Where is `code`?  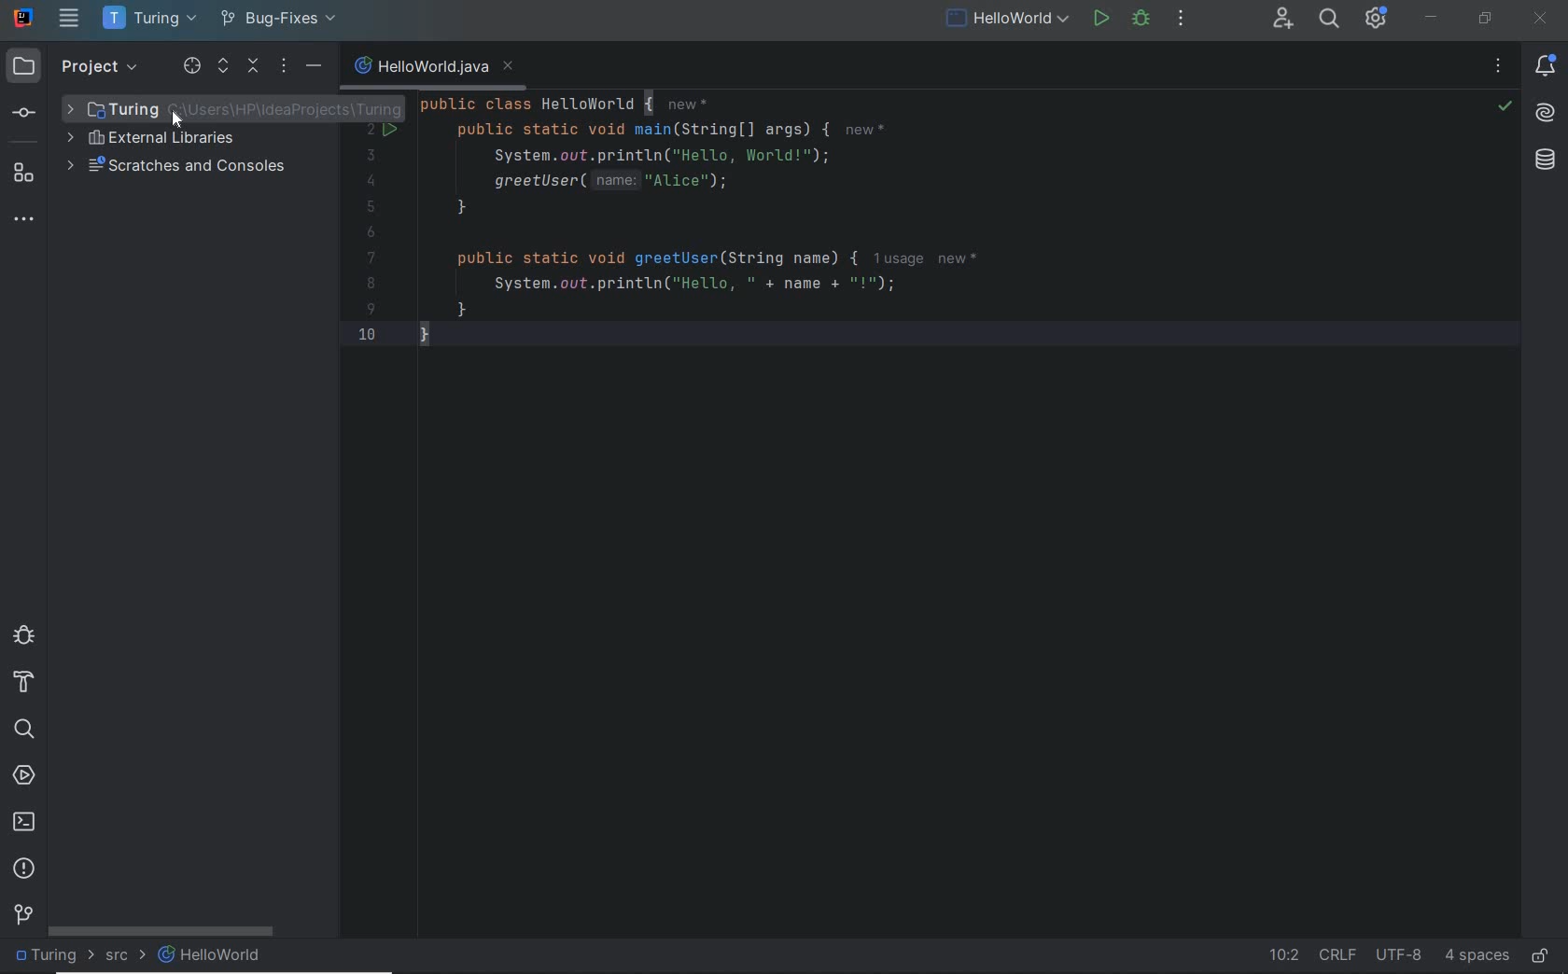
code is located at coordinates (788, 218).